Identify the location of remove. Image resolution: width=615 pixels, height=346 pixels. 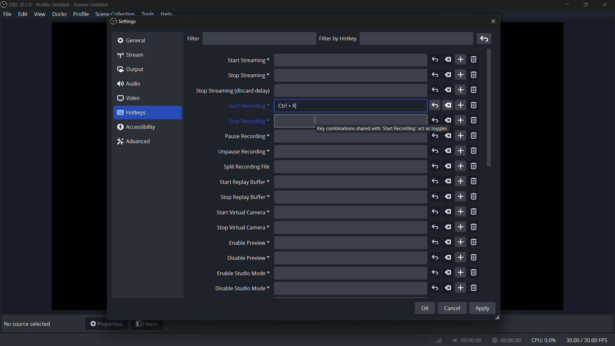
(474, 121).